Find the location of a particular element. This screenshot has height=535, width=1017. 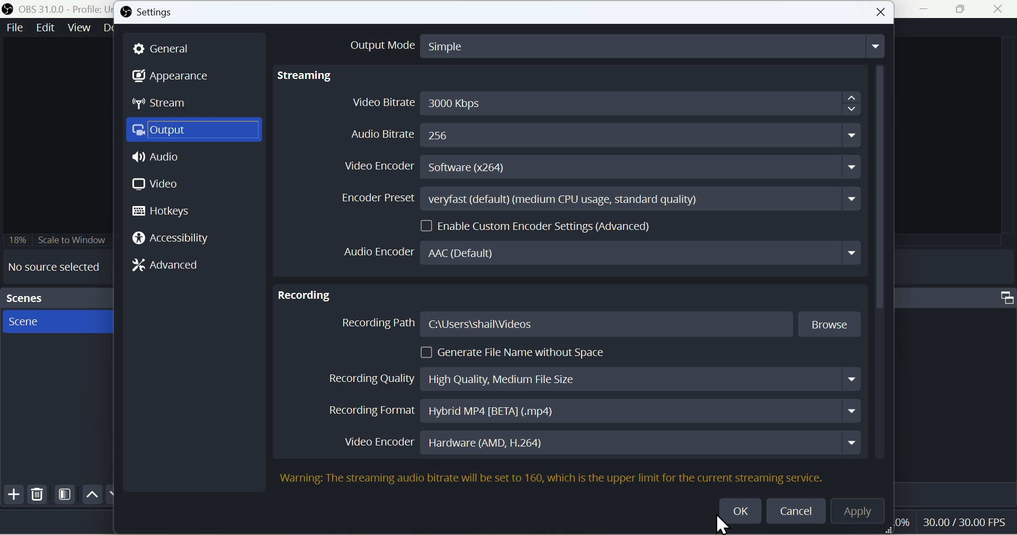

Edit is located at coordinates (44, 29).